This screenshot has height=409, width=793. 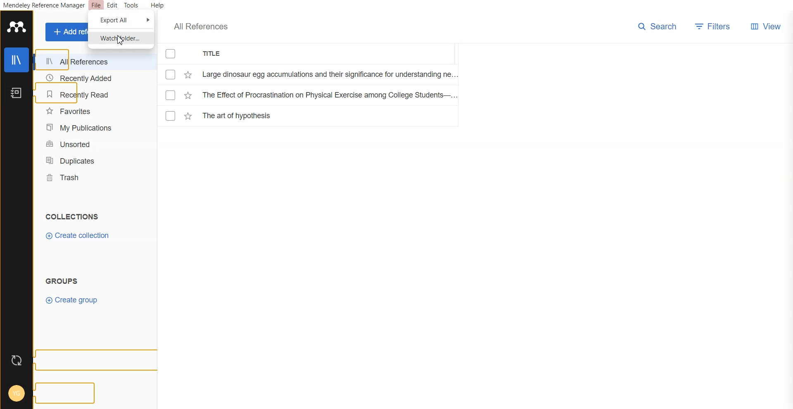 What do you see at coordinates (112, 6) in the screenshot?
I see `Edit` at bounding box center [112, 6].